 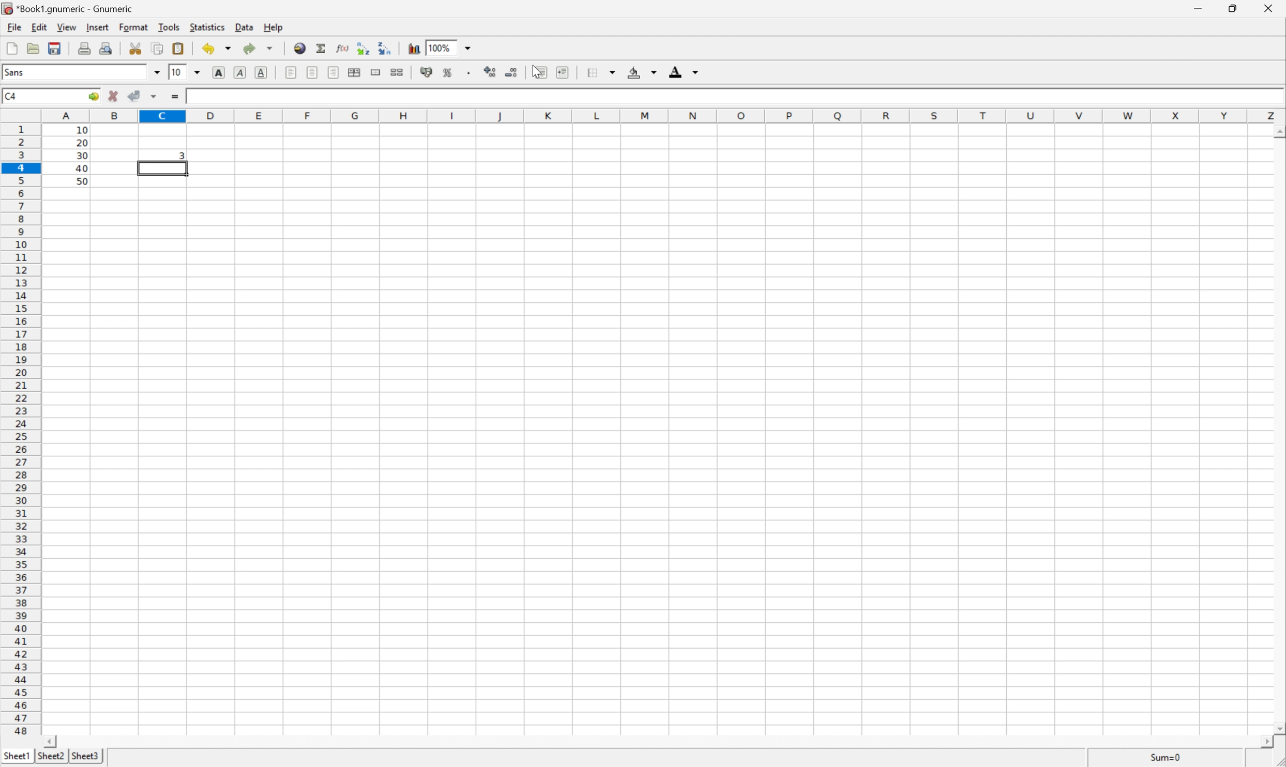 What do you see at coordinates (11, 46) in the screenshot?
I see `File` at bounding box center [11, 46].